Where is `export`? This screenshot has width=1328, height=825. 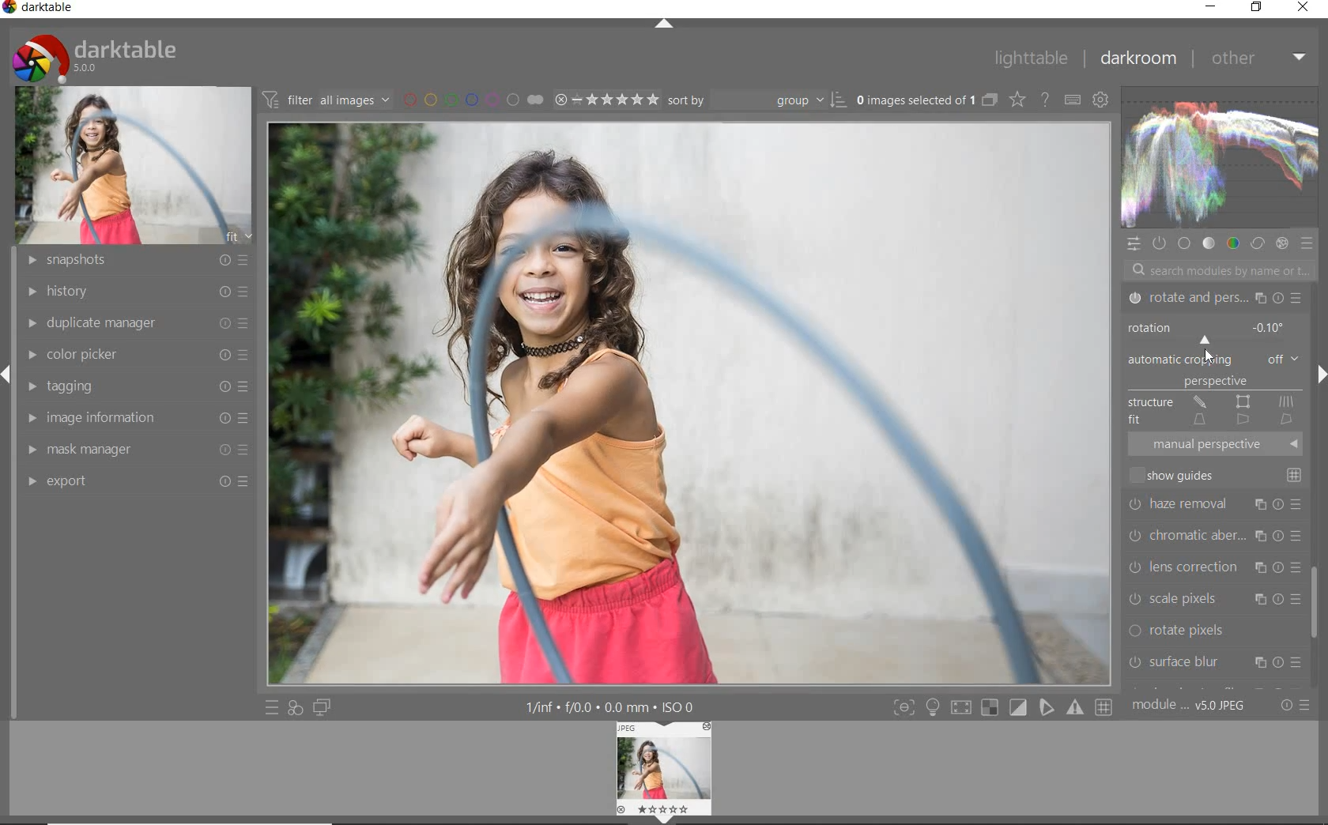 export is located at coordinates (138, 480).